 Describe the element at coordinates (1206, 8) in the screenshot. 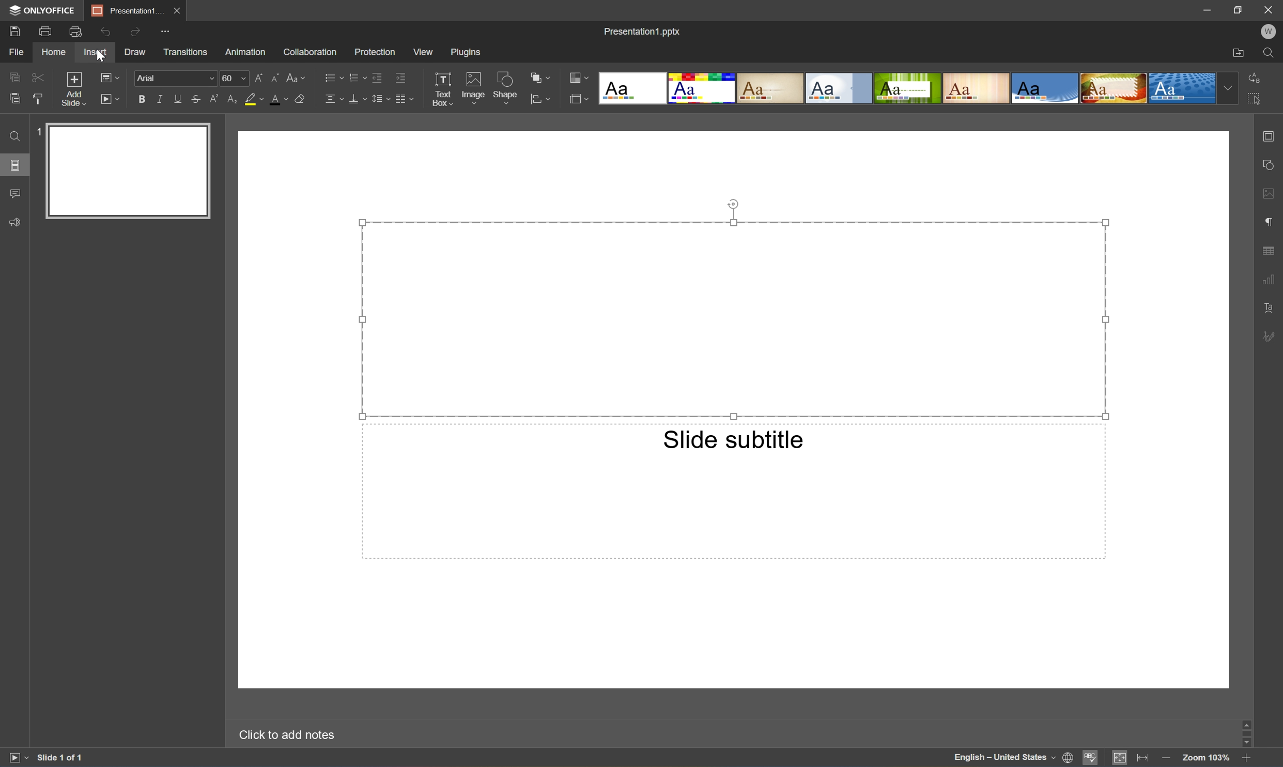

I see `Minimize` at that location.